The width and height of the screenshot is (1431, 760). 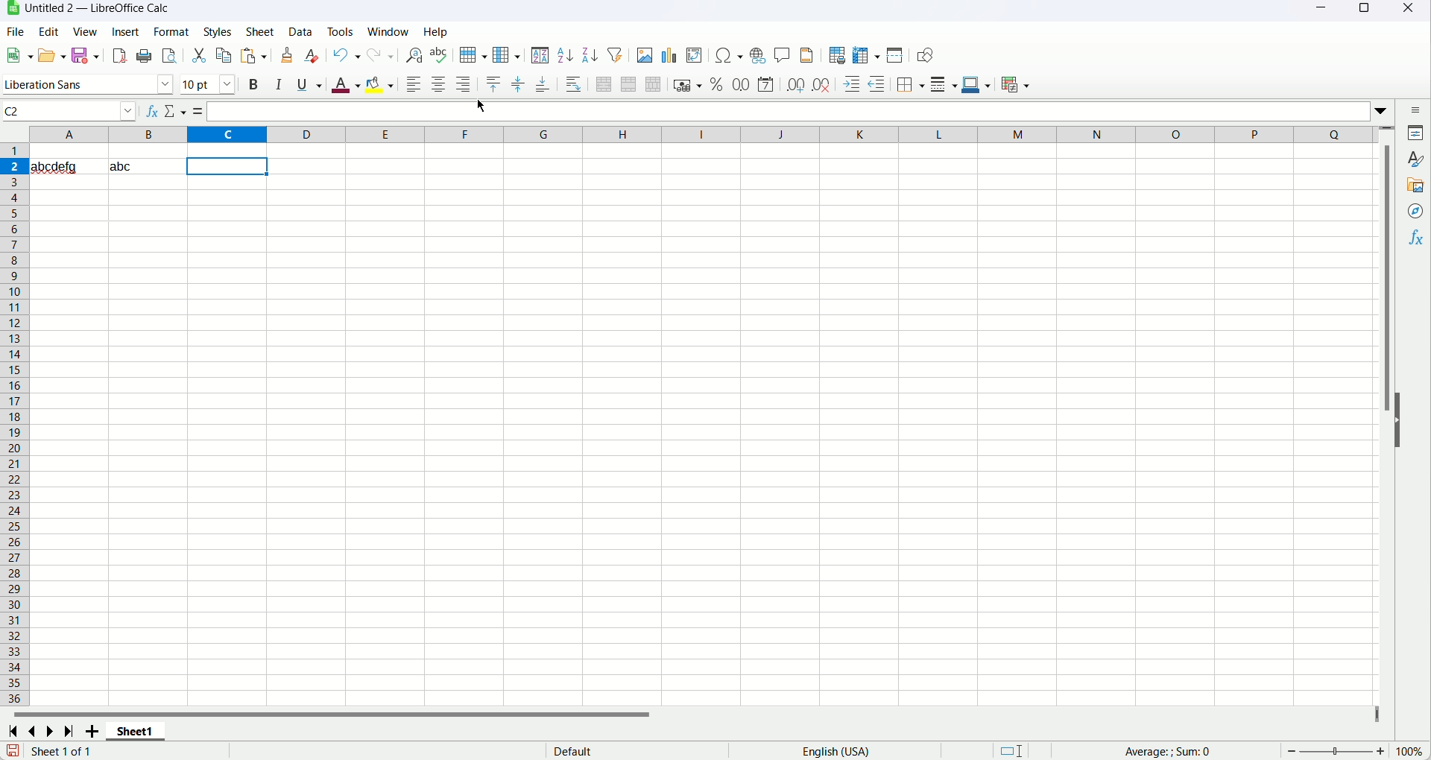 What do you see at coordinates (728, 57) in the screenshot?
I see `insert special character` at bounding box center [728, 57].